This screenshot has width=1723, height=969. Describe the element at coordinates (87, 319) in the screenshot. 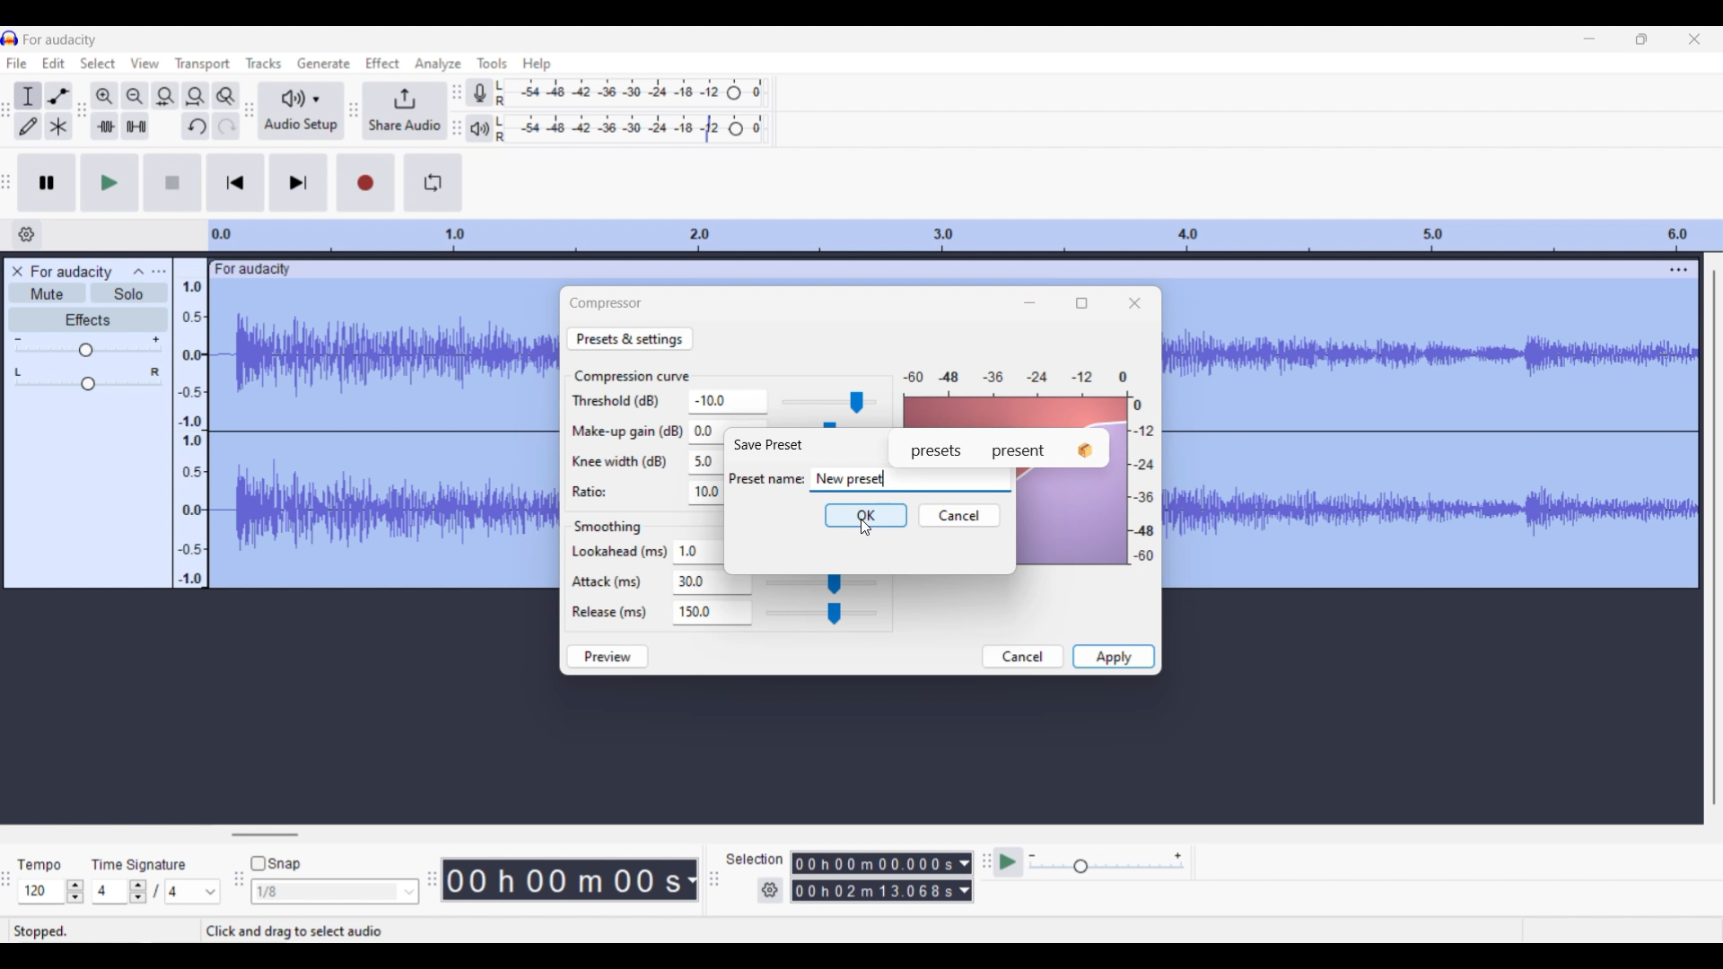

I see `Effects` at that location.